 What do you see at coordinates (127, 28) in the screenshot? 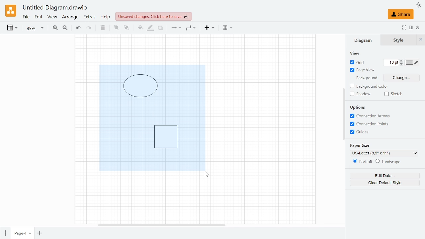
I see `To back` at bounding box center [127, 28].